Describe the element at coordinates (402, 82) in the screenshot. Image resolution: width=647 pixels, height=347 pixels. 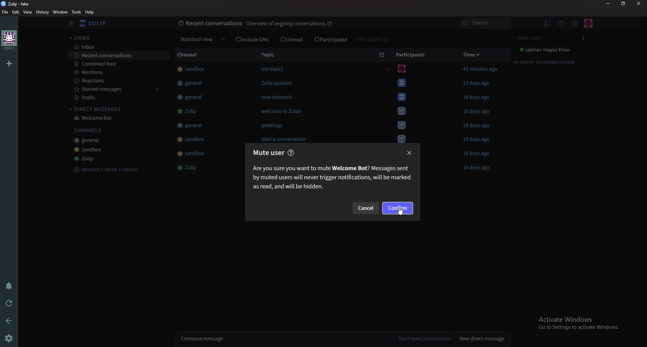
I see `icon` at that location.